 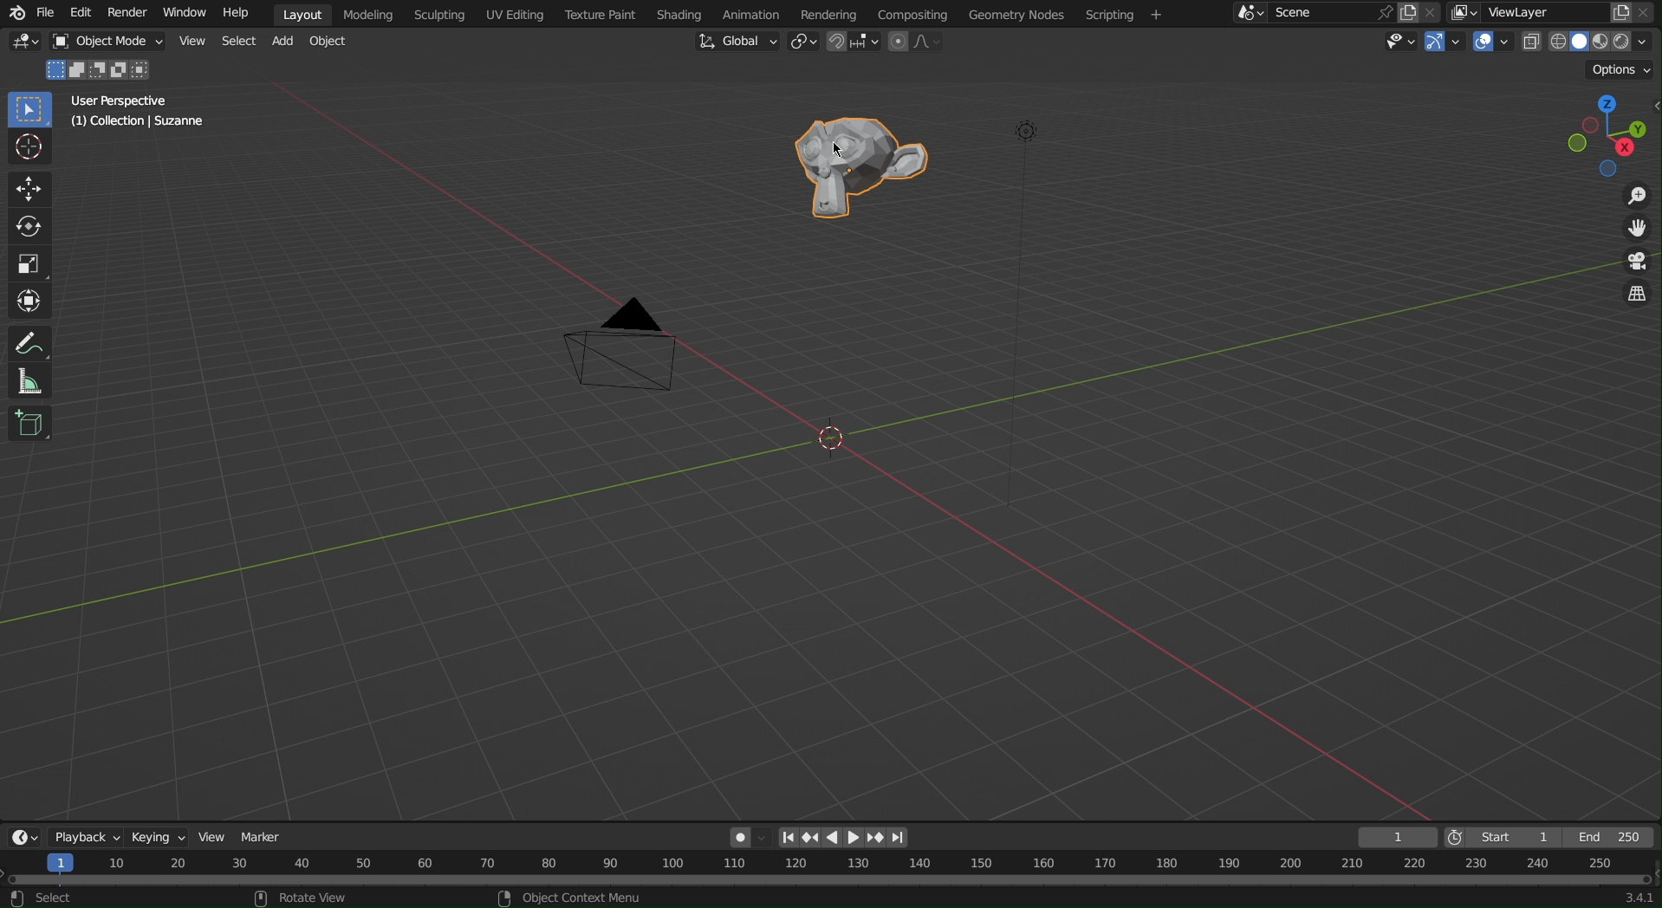 I want to click on Scripting, so click(x=1126, y=14).